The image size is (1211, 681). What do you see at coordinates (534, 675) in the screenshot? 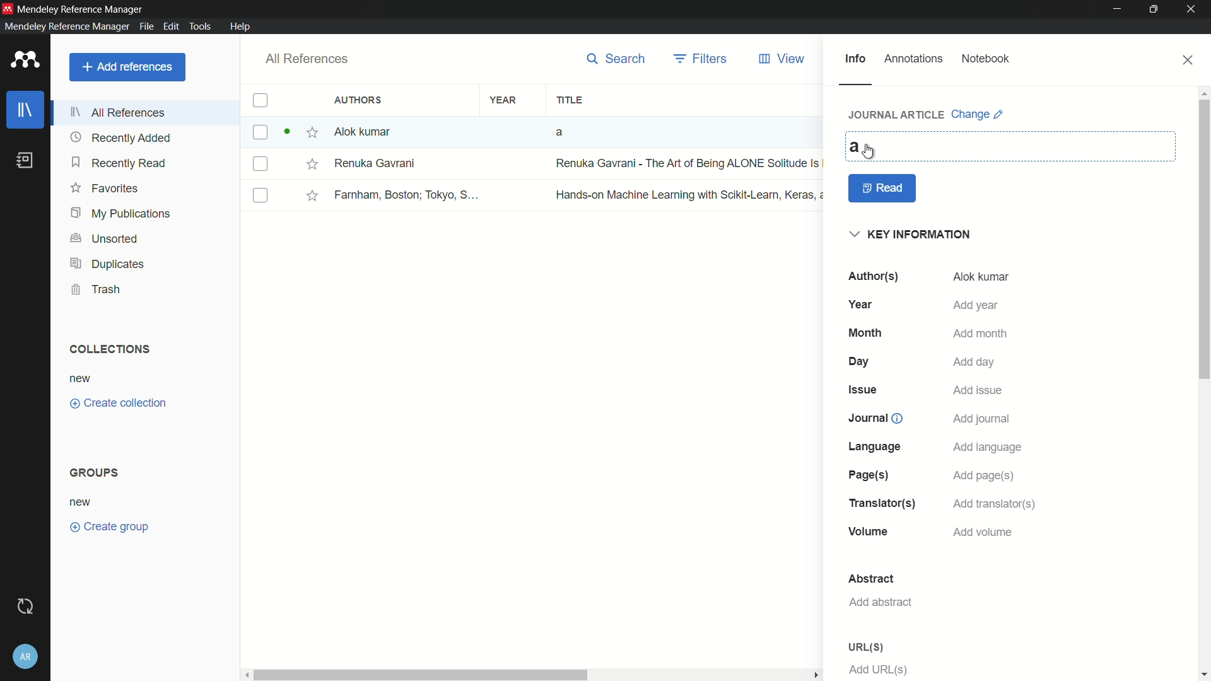
I see `horizontal scrollbar` at bounding box center [534, 675].